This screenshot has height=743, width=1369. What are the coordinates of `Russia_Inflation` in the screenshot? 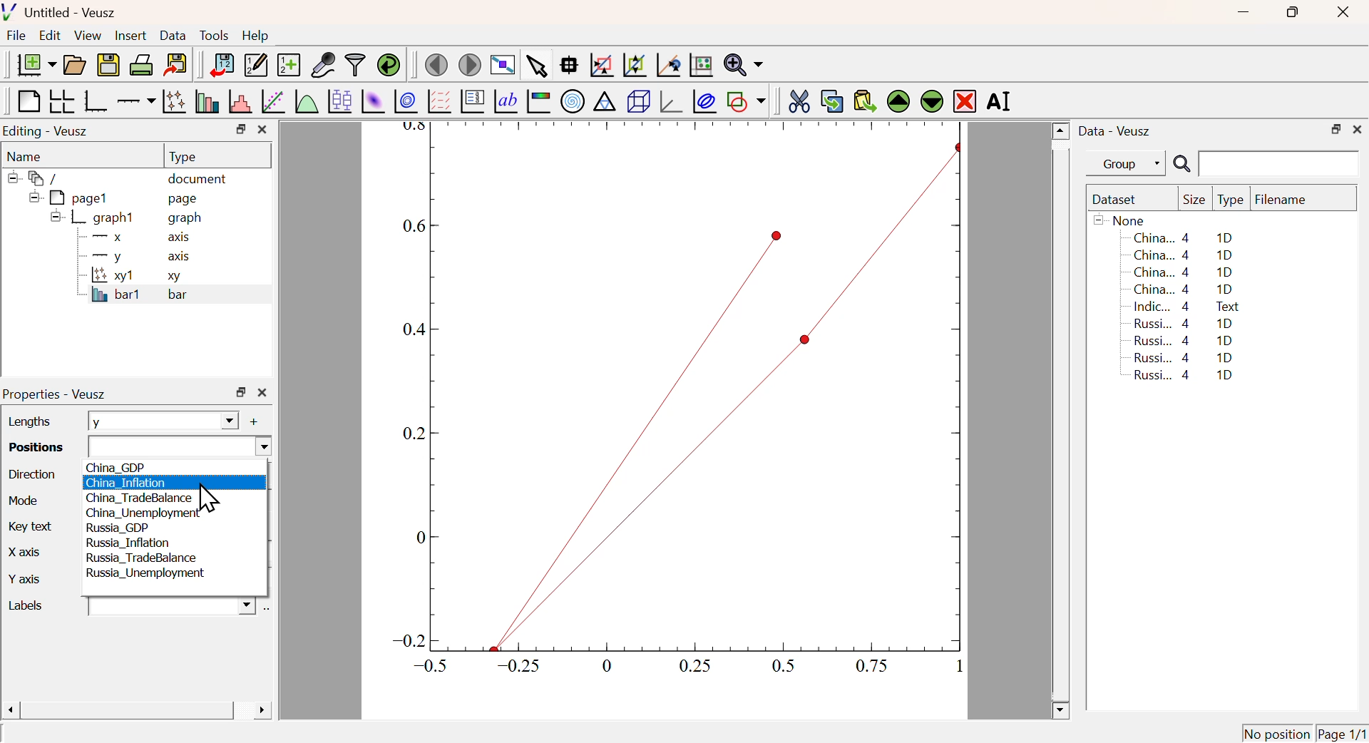 It's located at (130, 543).